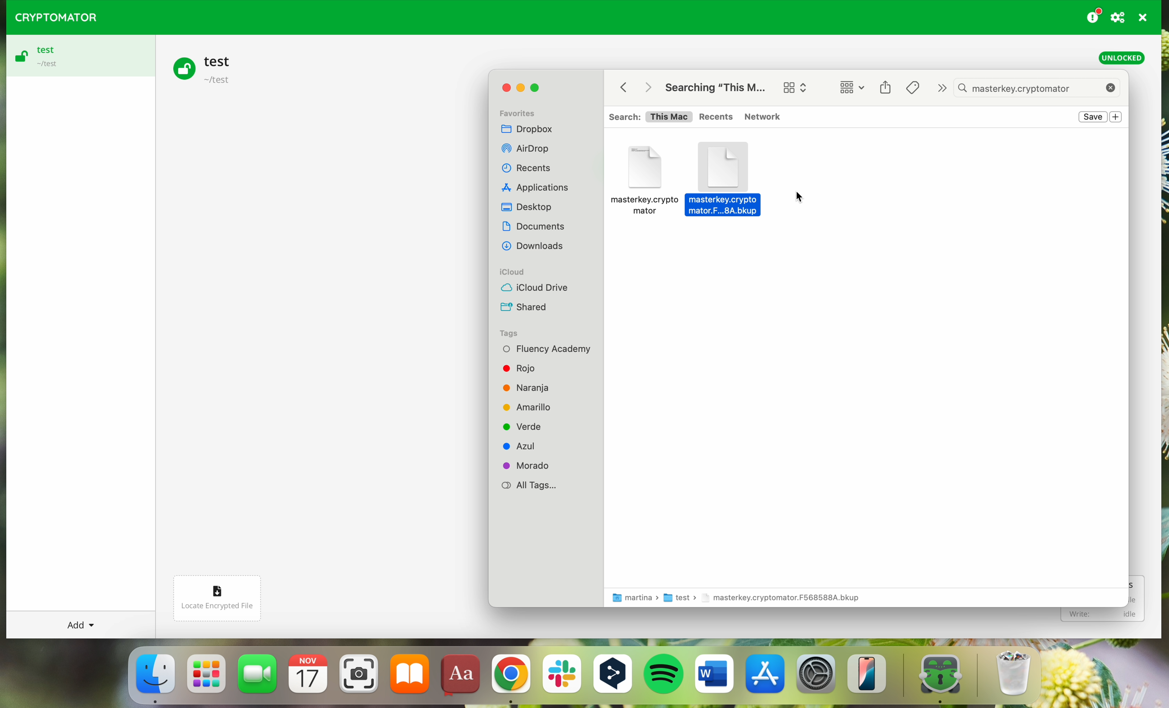 The image size is (1169, 708). Describe the element at coordinates (531, 486) in the screenshot. I see `All Tags` at that location.